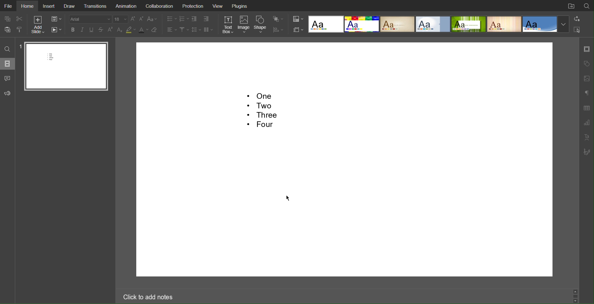  Describe the element at coordinates (587, 6) in the screenshot. I see `Search` at that location.